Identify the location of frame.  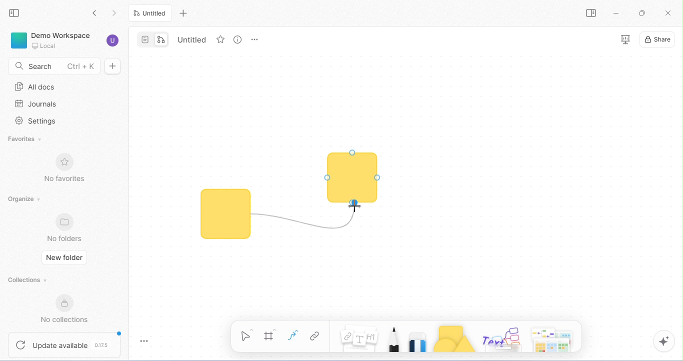
(271, 335).